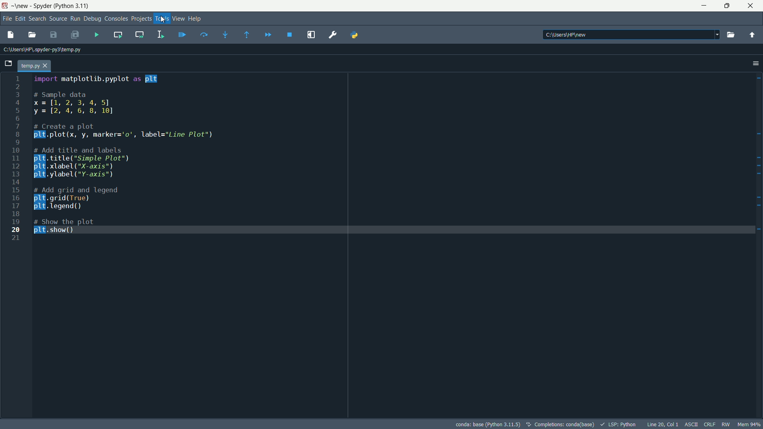 The height and width of the screenshot is (429, 763). I want to click on stop debugging, so click(290, 35).